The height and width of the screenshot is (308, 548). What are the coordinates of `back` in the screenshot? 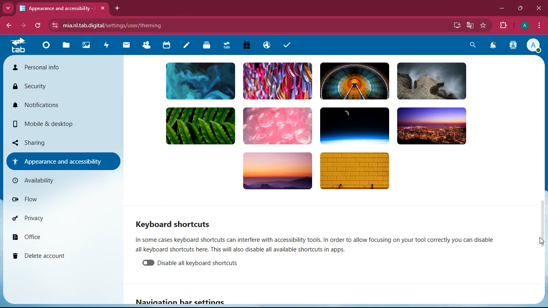 It's located at (6, 25).